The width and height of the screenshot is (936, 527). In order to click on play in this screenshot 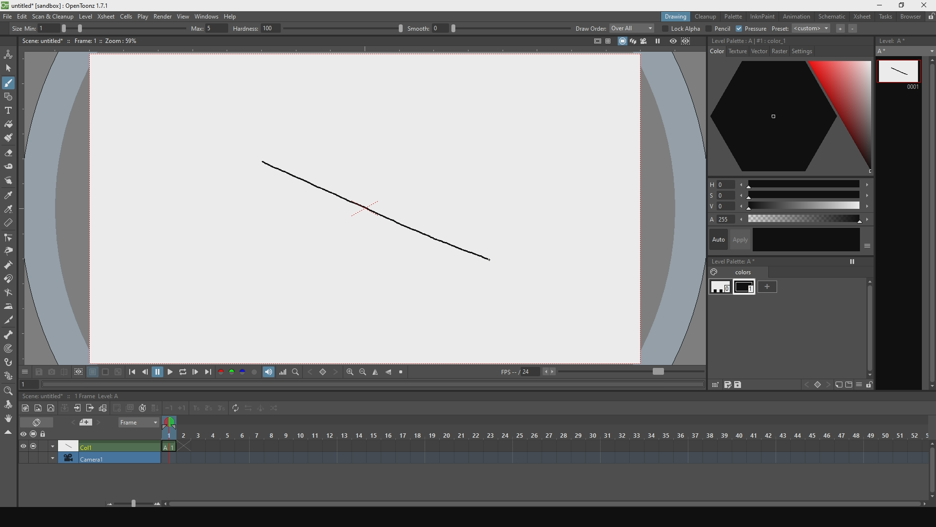, I will do `click(172, 373)`.